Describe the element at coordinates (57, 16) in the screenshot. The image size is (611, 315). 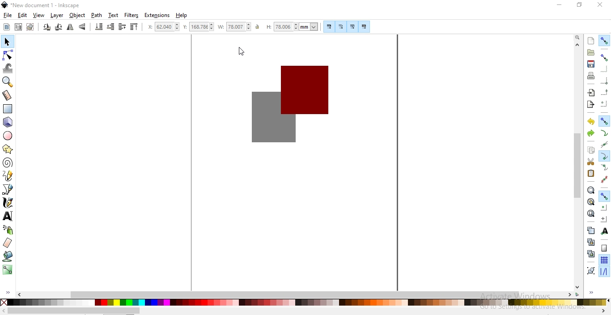
I see `layer` at that location.